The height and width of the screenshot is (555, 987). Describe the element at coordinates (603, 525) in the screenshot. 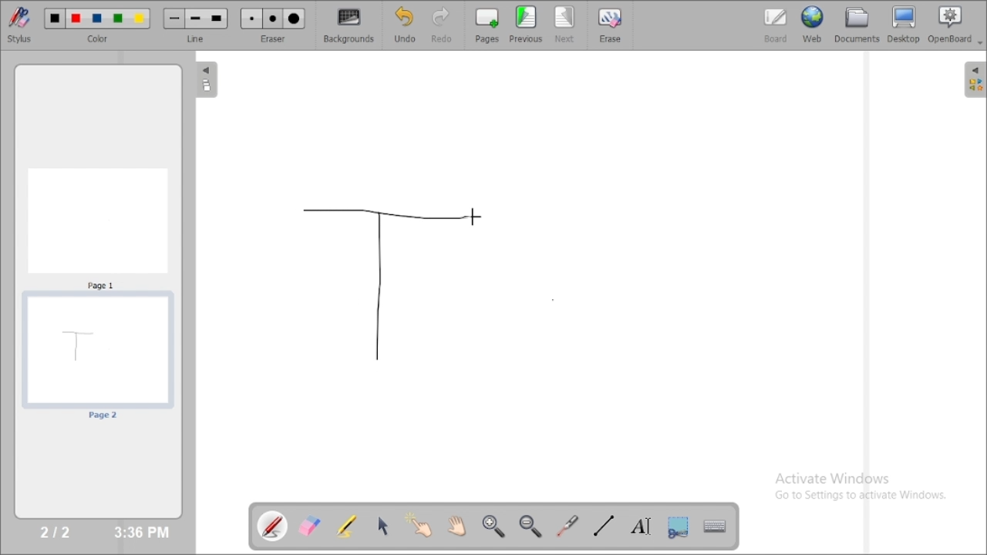

I see `draw lines` at that location.